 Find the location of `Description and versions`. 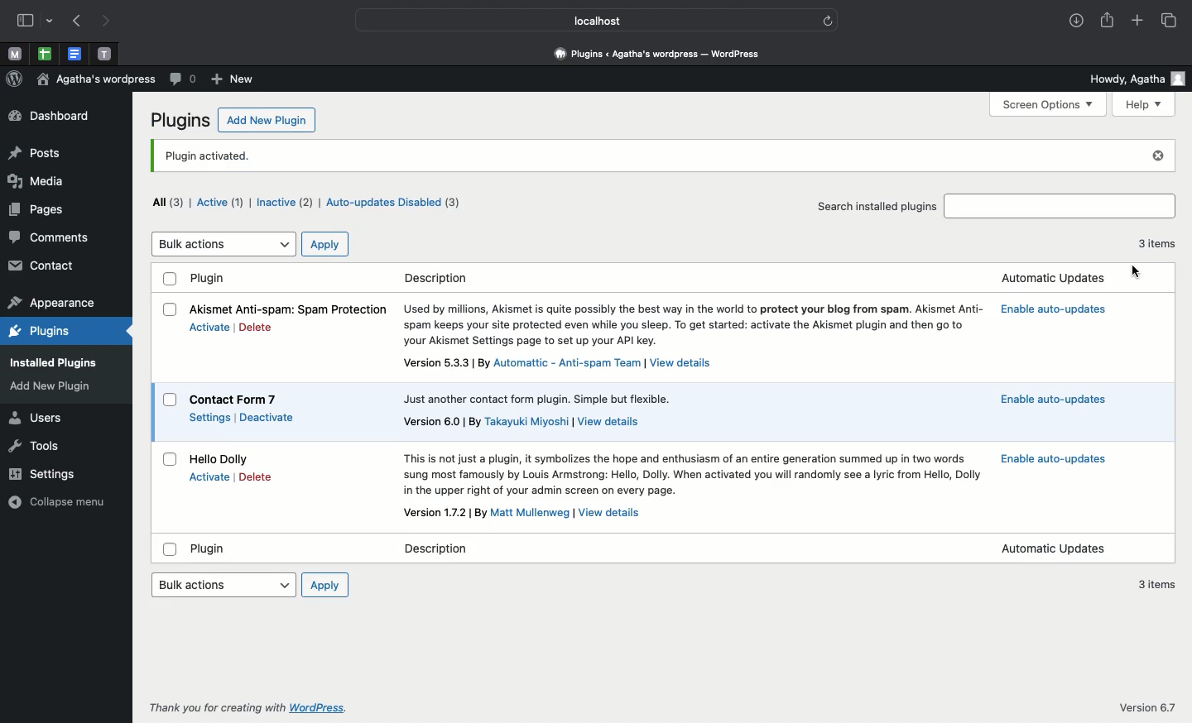

Description and versions is located at coordinates (696, 414).